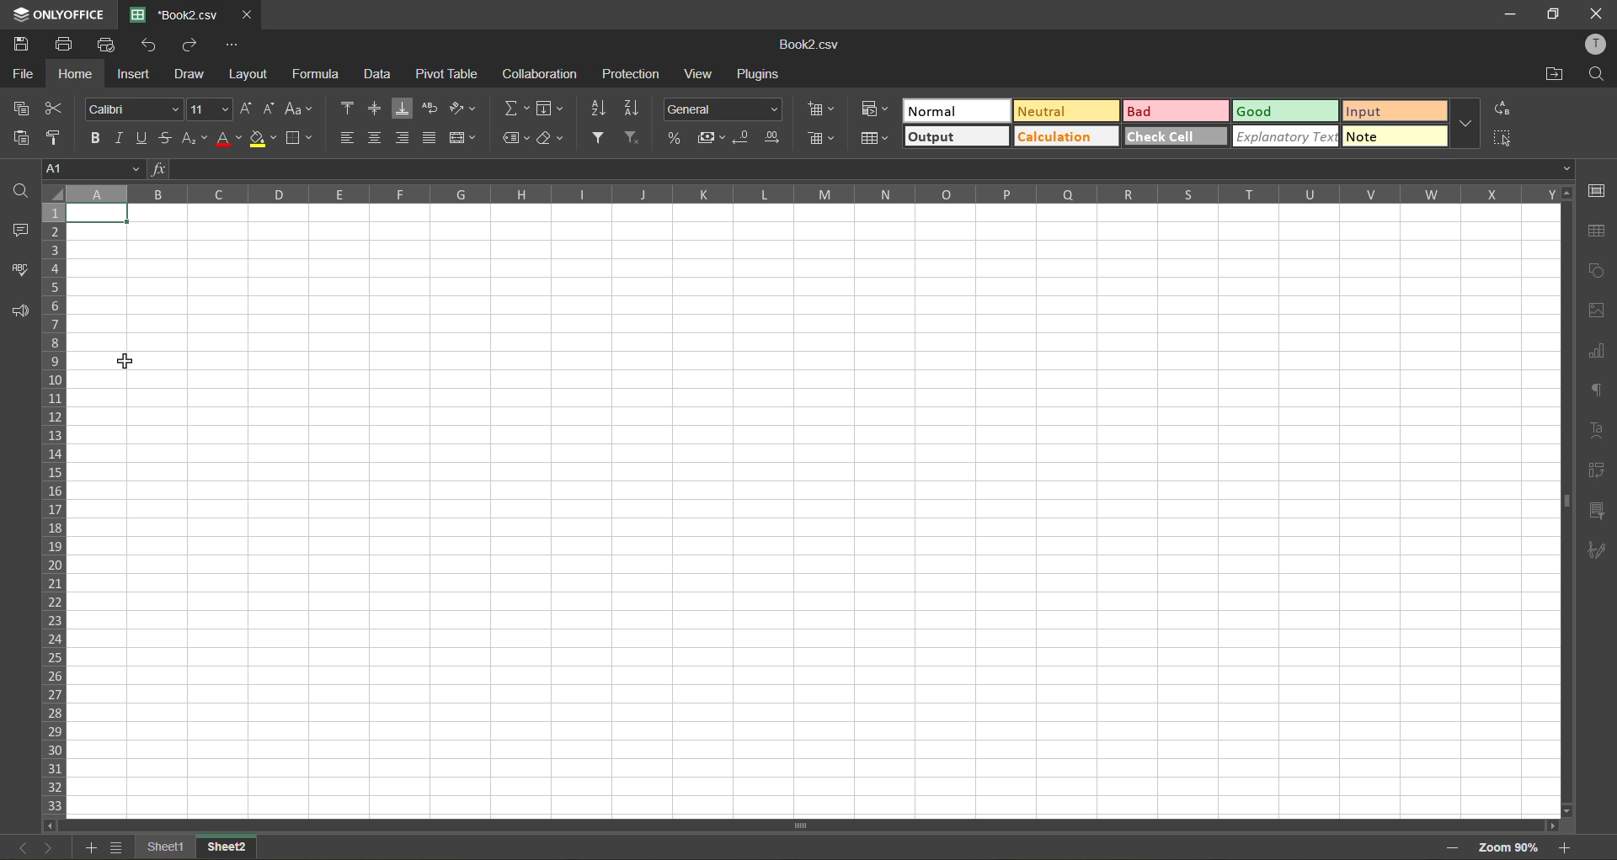  Describe the element at coordinates (51, 510) in the screenshot. I see `row nos` at that location.